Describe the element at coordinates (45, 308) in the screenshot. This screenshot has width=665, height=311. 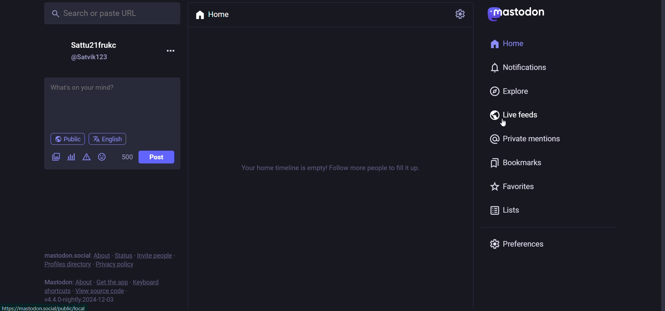
I see `httos://mastodon.social/oublic/local` at that location.